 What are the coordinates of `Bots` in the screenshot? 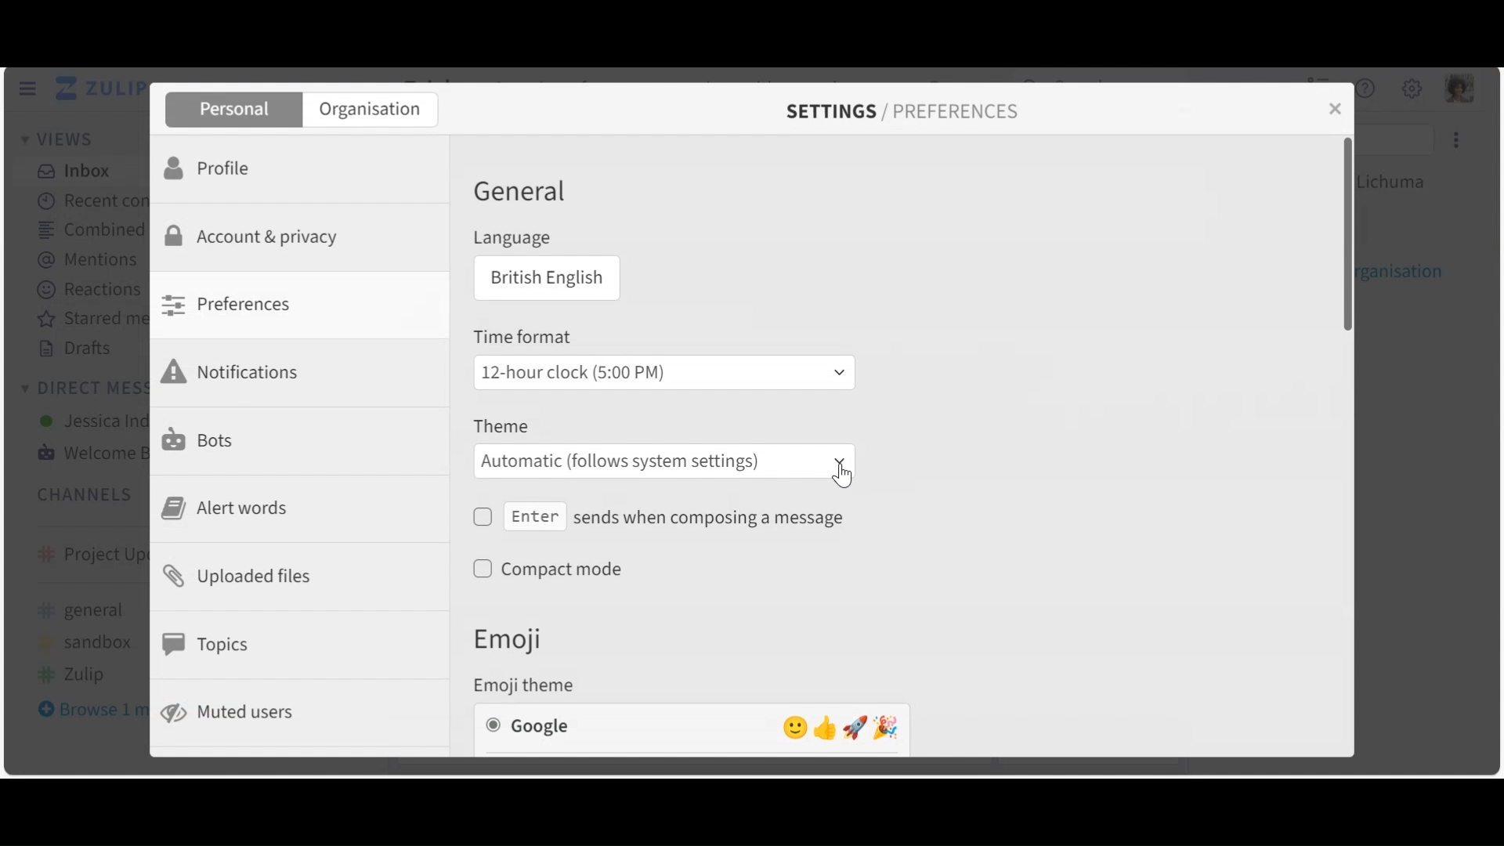 It's located at (201, 439).